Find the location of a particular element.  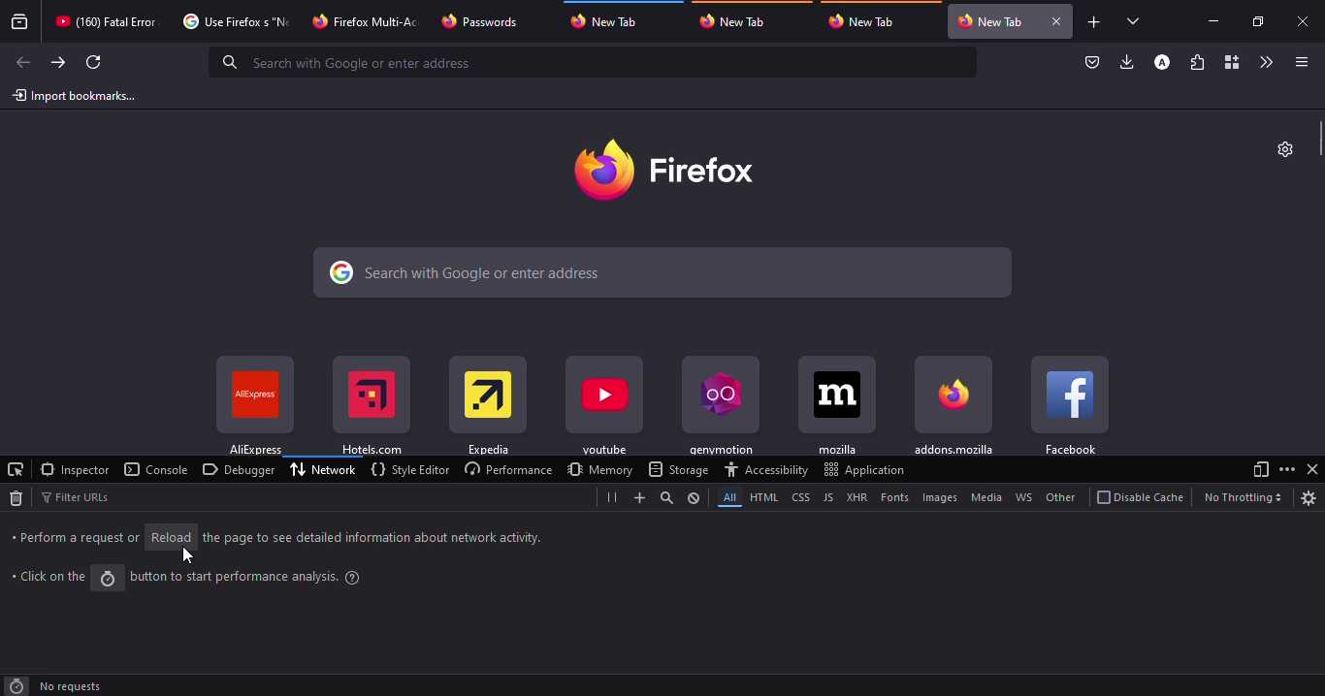

close is located at coordinates (1313, 469).